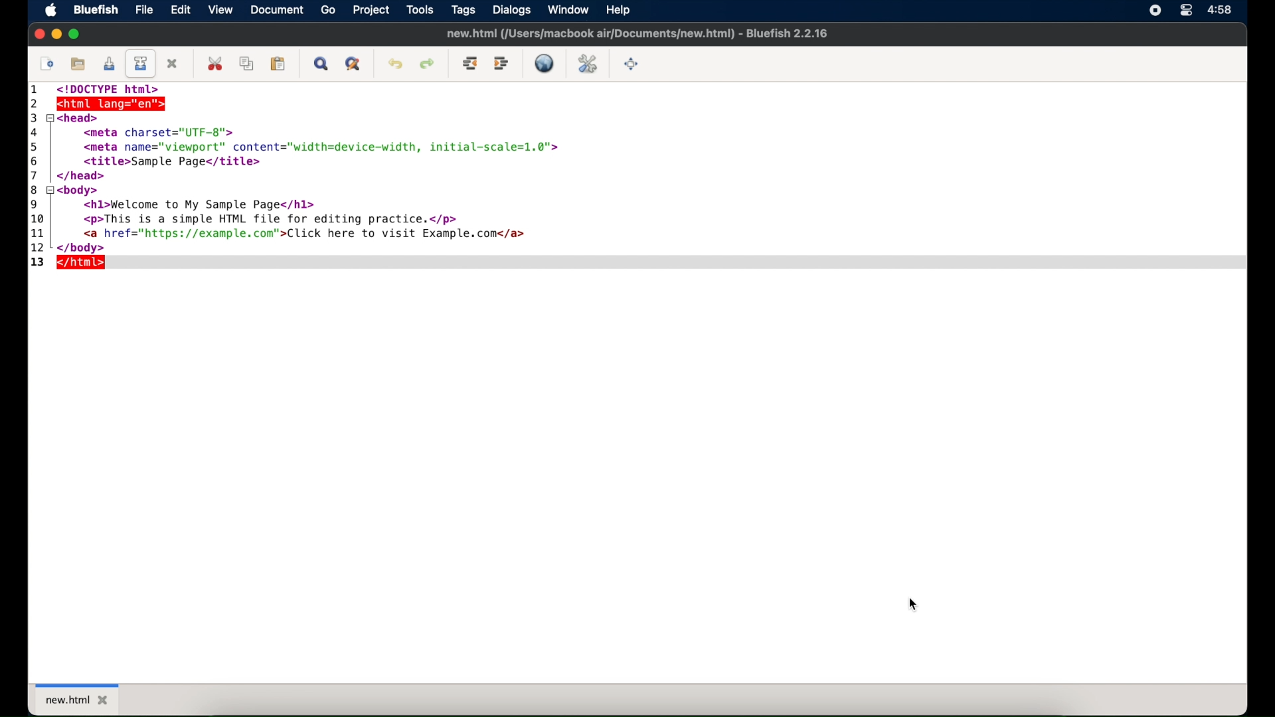 The image size is (1275, 717). Describe the element at coordinates (166, 162) in the screenshot. I see `<title>Sample Page</title>` at that location.